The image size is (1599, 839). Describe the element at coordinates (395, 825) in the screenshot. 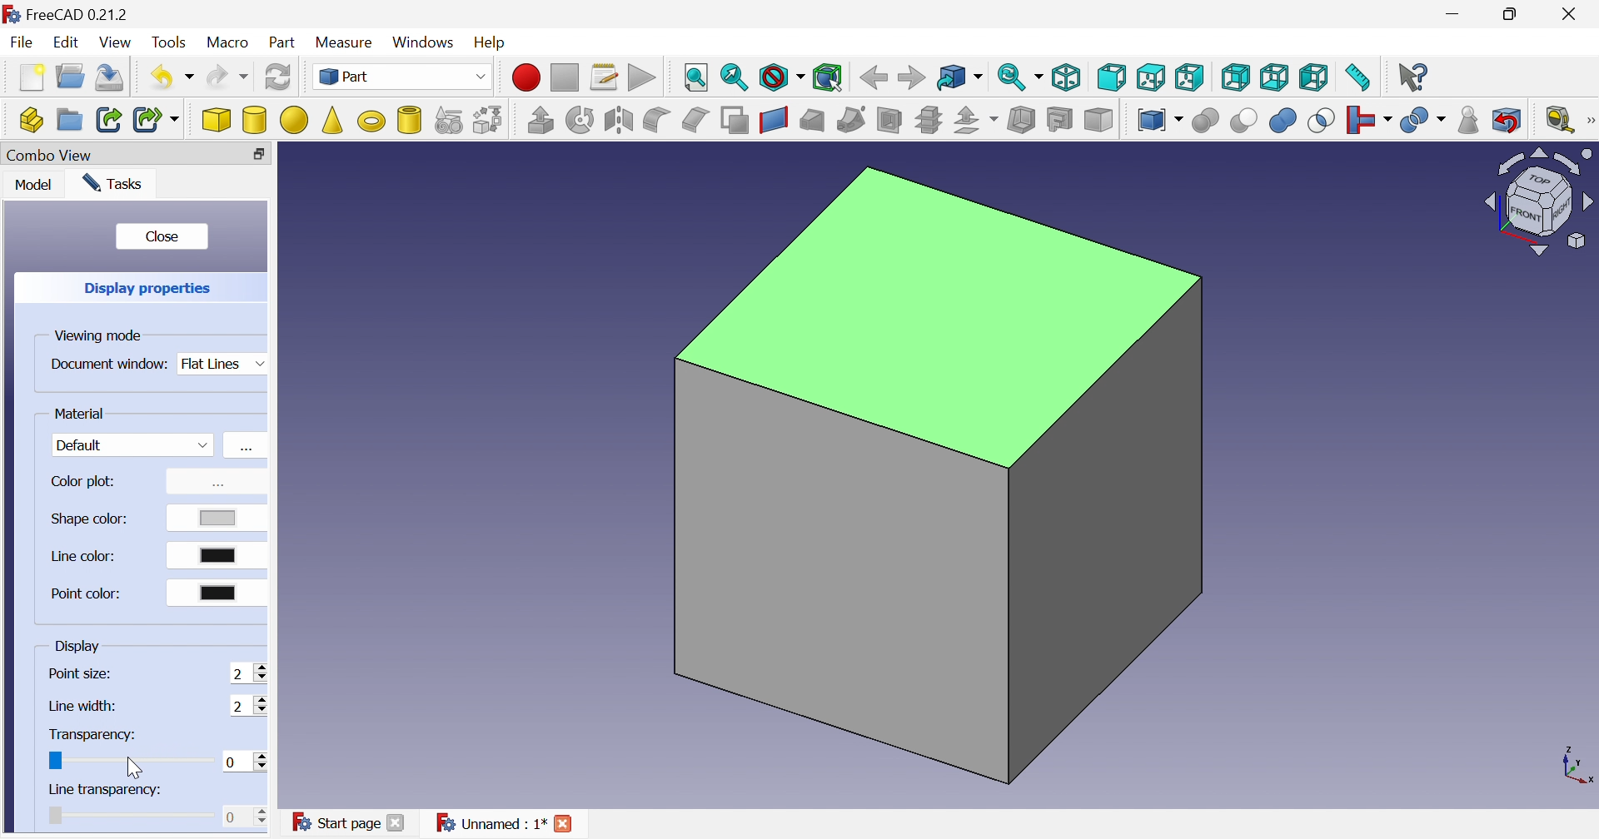

I see `Close` at that location.